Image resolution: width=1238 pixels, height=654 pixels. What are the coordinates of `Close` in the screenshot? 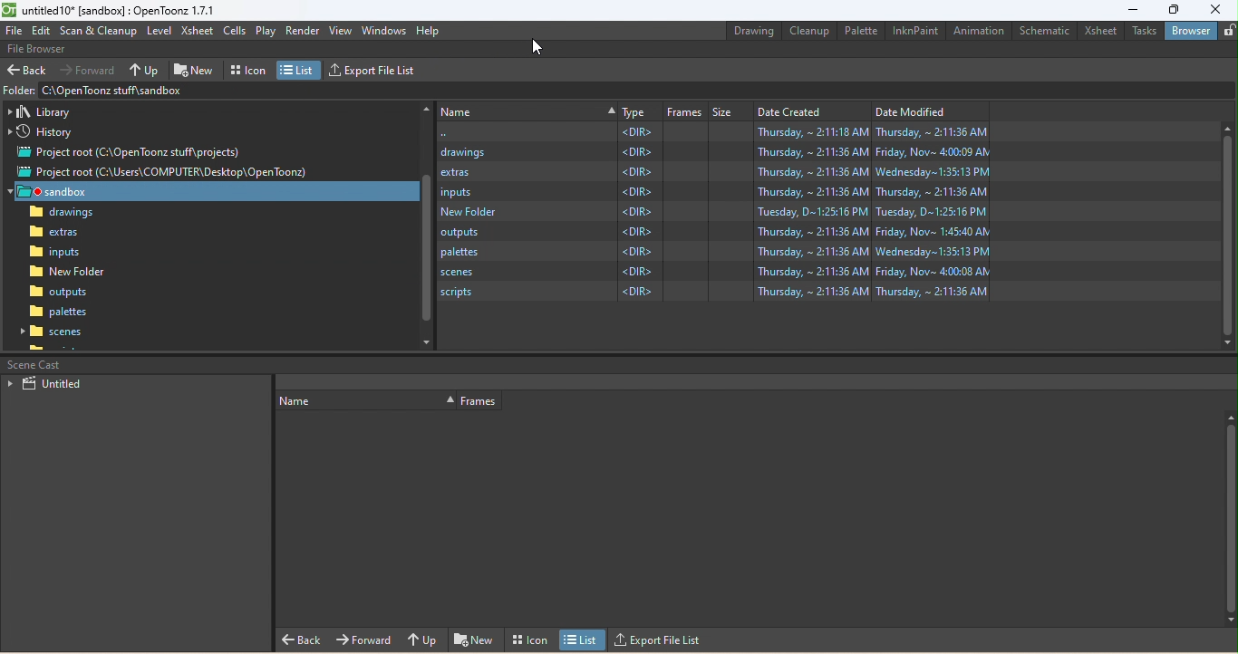 It's located at (1218, 9).